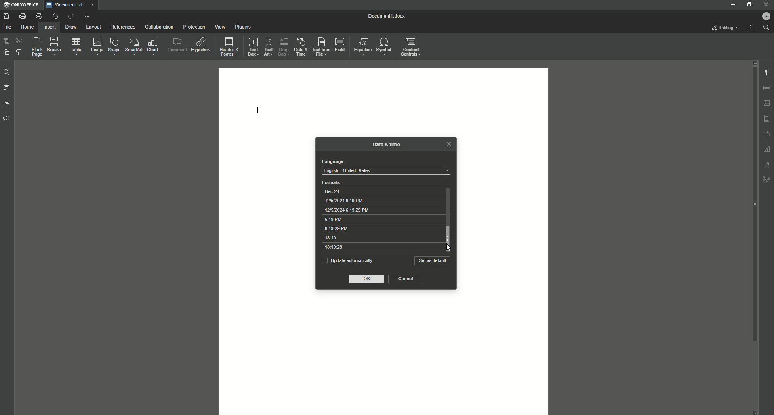 This screenshot has height=415, width=774. What do you see at coordinates (229, 45) in the screenshot?
I see `Header and Footer` at bounding box center [229, 45].